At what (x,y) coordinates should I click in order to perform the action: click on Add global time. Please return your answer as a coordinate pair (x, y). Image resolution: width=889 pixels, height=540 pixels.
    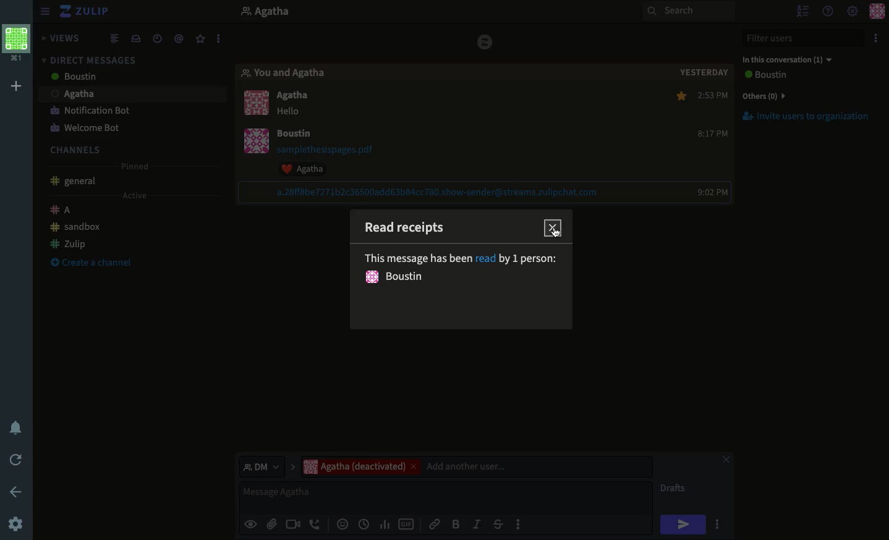
    Looking at the image, I should click on (366, 524).